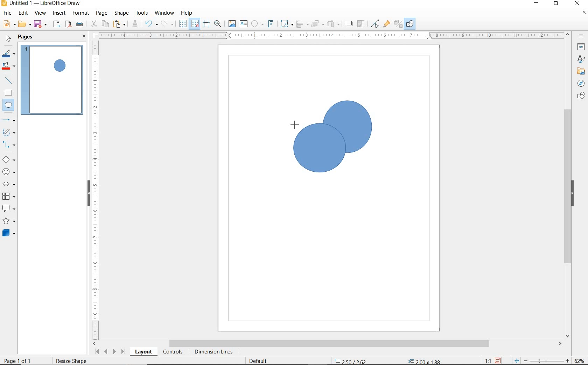 This screenshot has height=365, width=588. What do you see at coordinates (143, 353) in the screenshot?
I see `LAYOUT` at bounding box center [143, 353].